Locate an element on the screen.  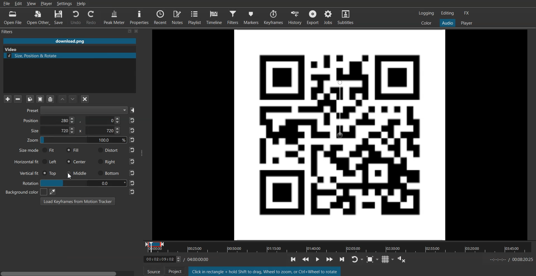
Source is located at coordinates (154, 272).